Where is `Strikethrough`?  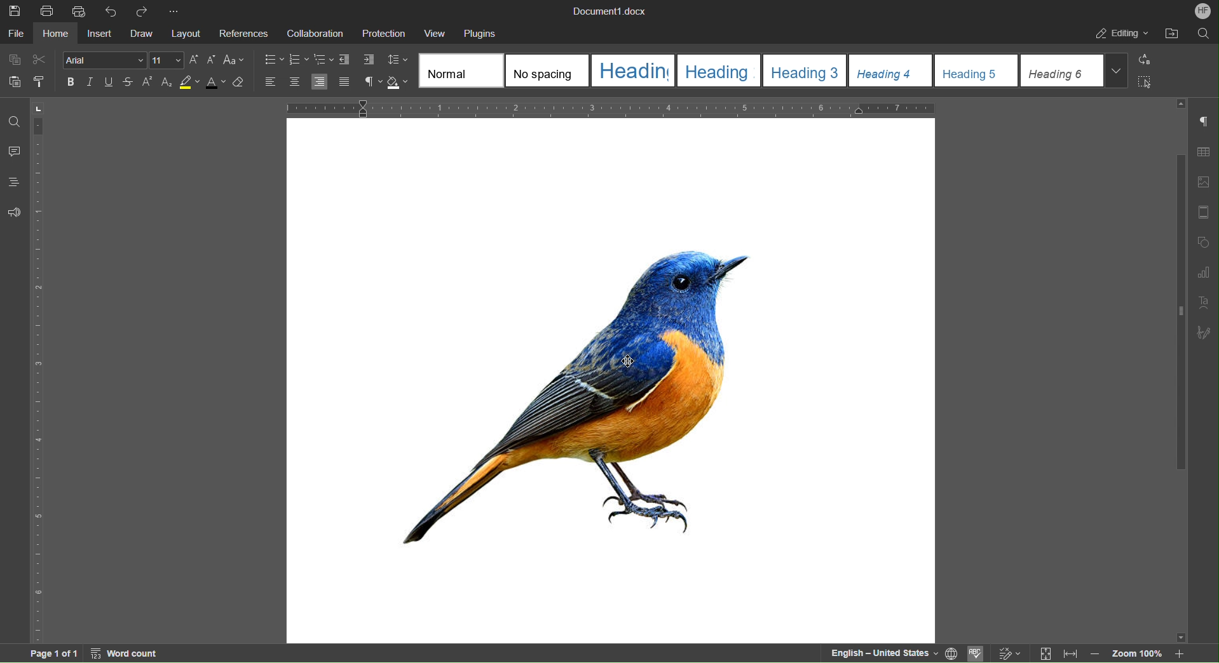 Strikethrough is located at coordinates (126, 83).